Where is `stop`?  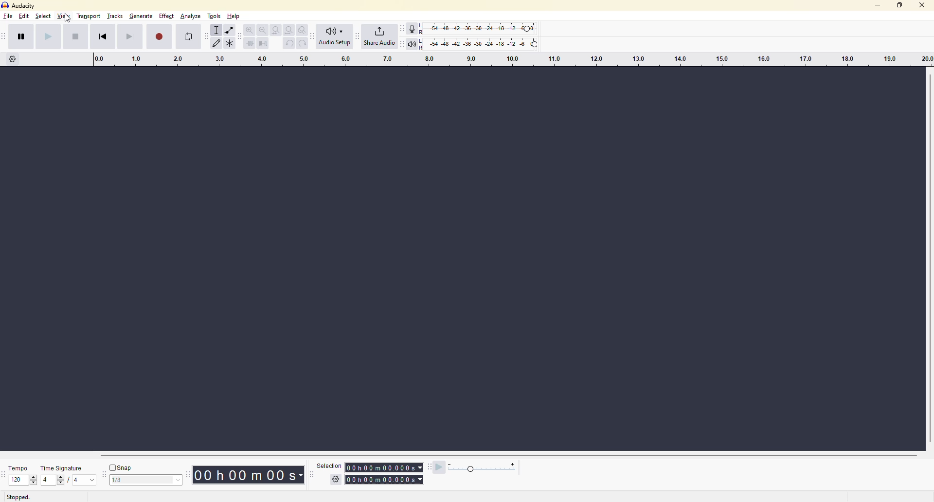
stop is located at coordinates (74, 37).